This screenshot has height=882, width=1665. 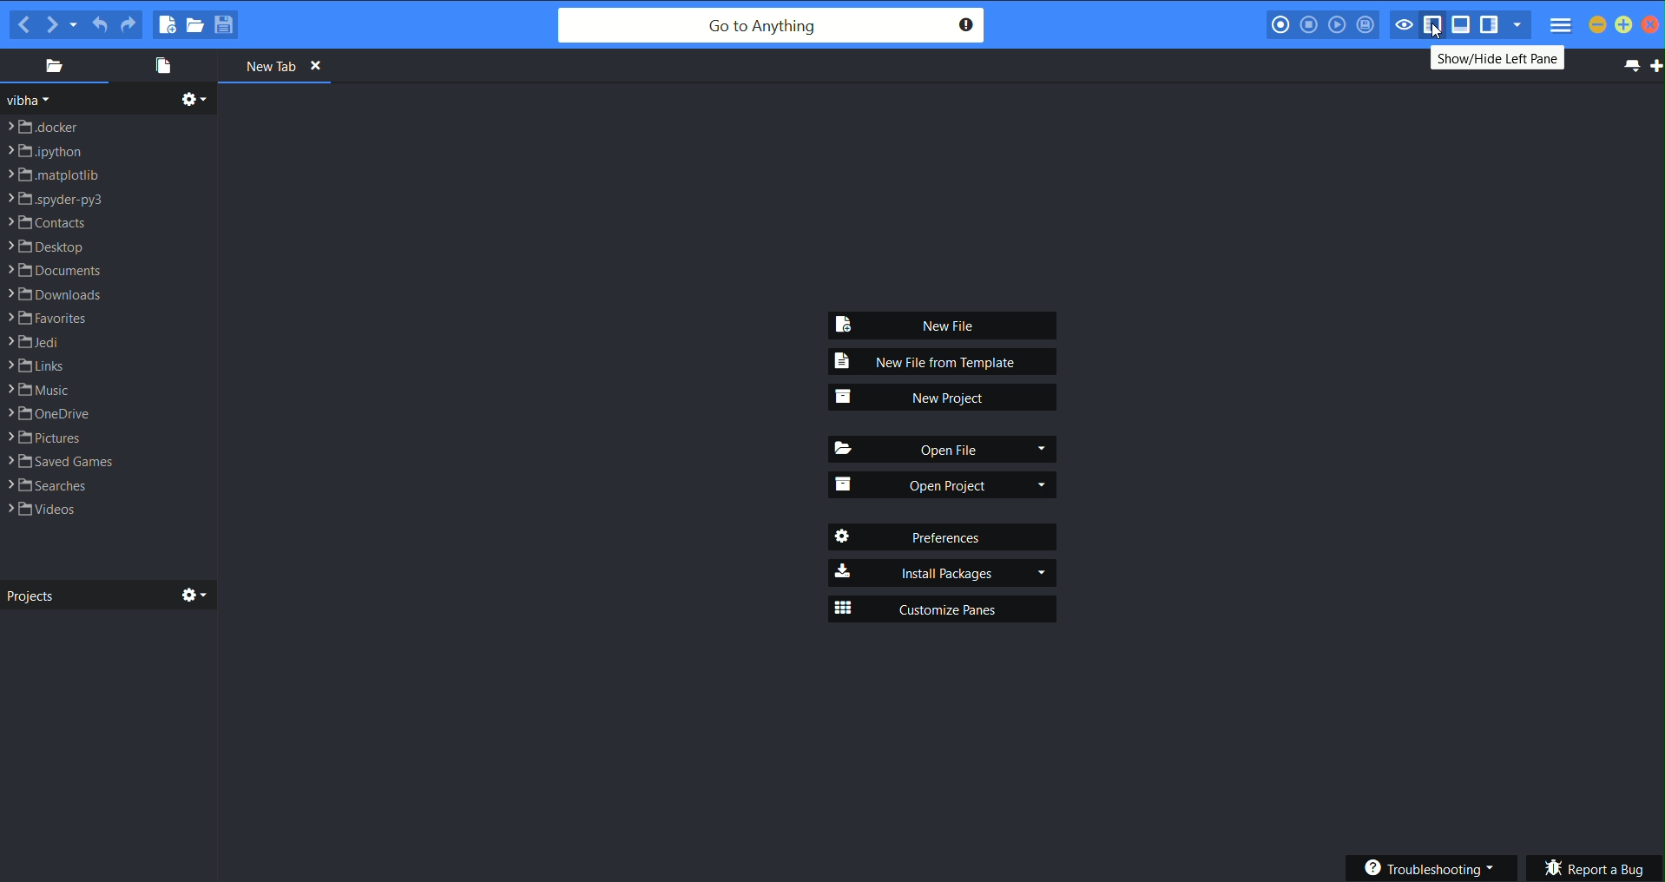 I want to click on Contacts, so click(x=43, y=223).